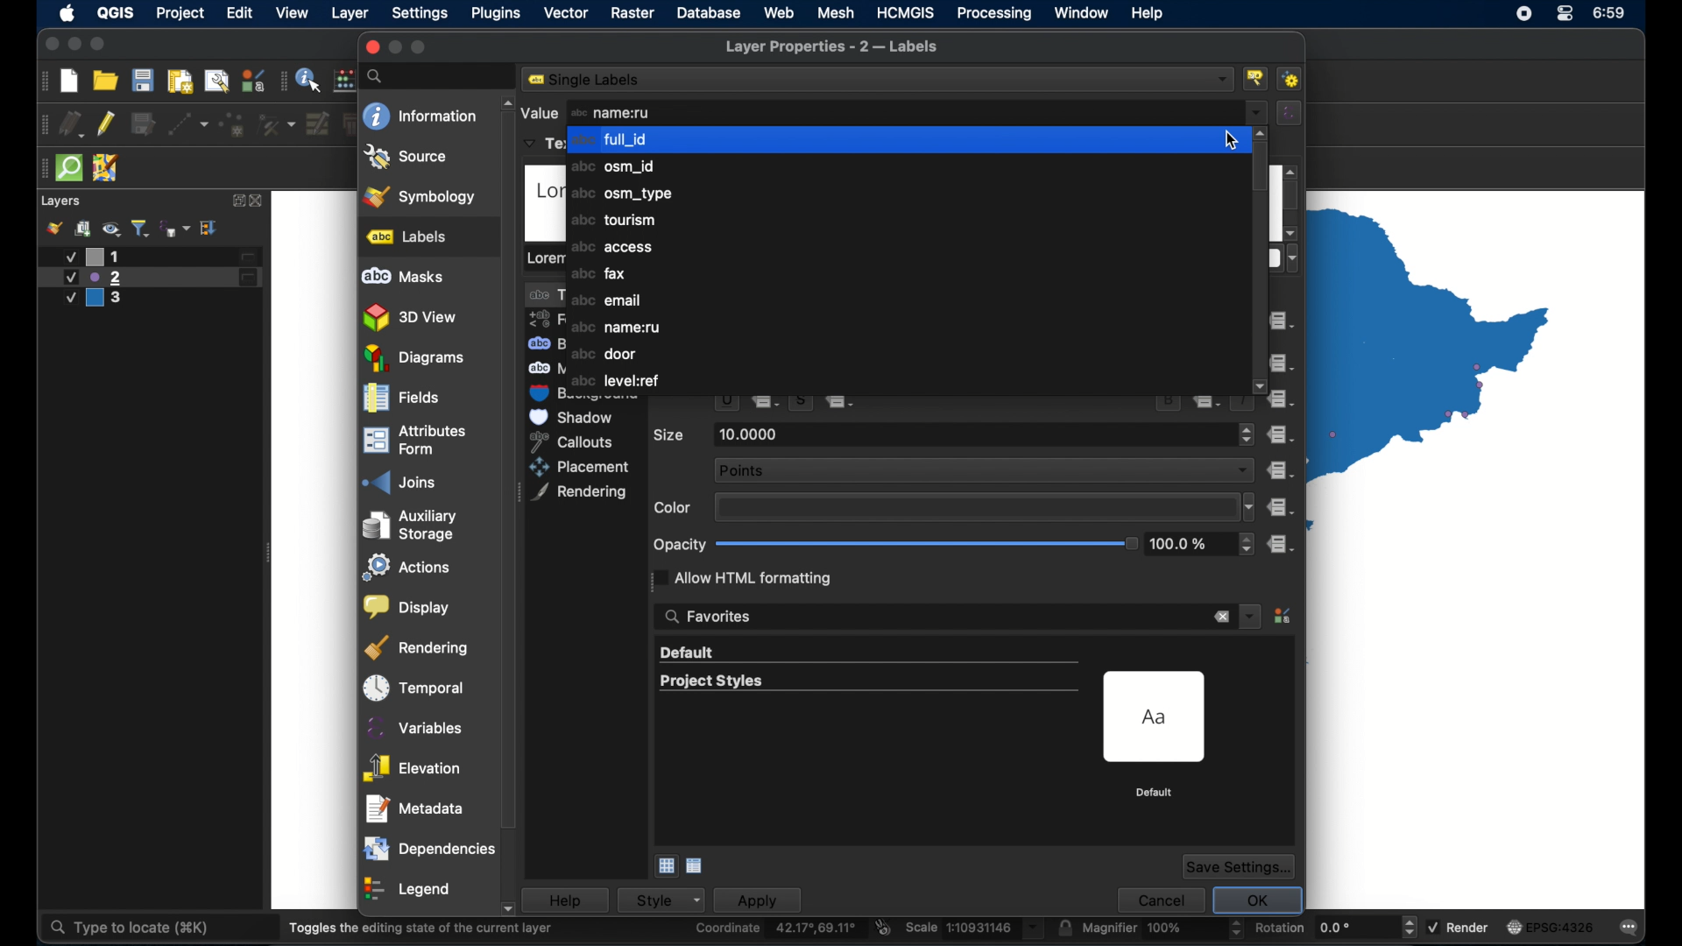 This screenshot has height=946, width=1682. Describe the element at coordinates (74, 45) in the screenshot. I see `minimize` at that location.